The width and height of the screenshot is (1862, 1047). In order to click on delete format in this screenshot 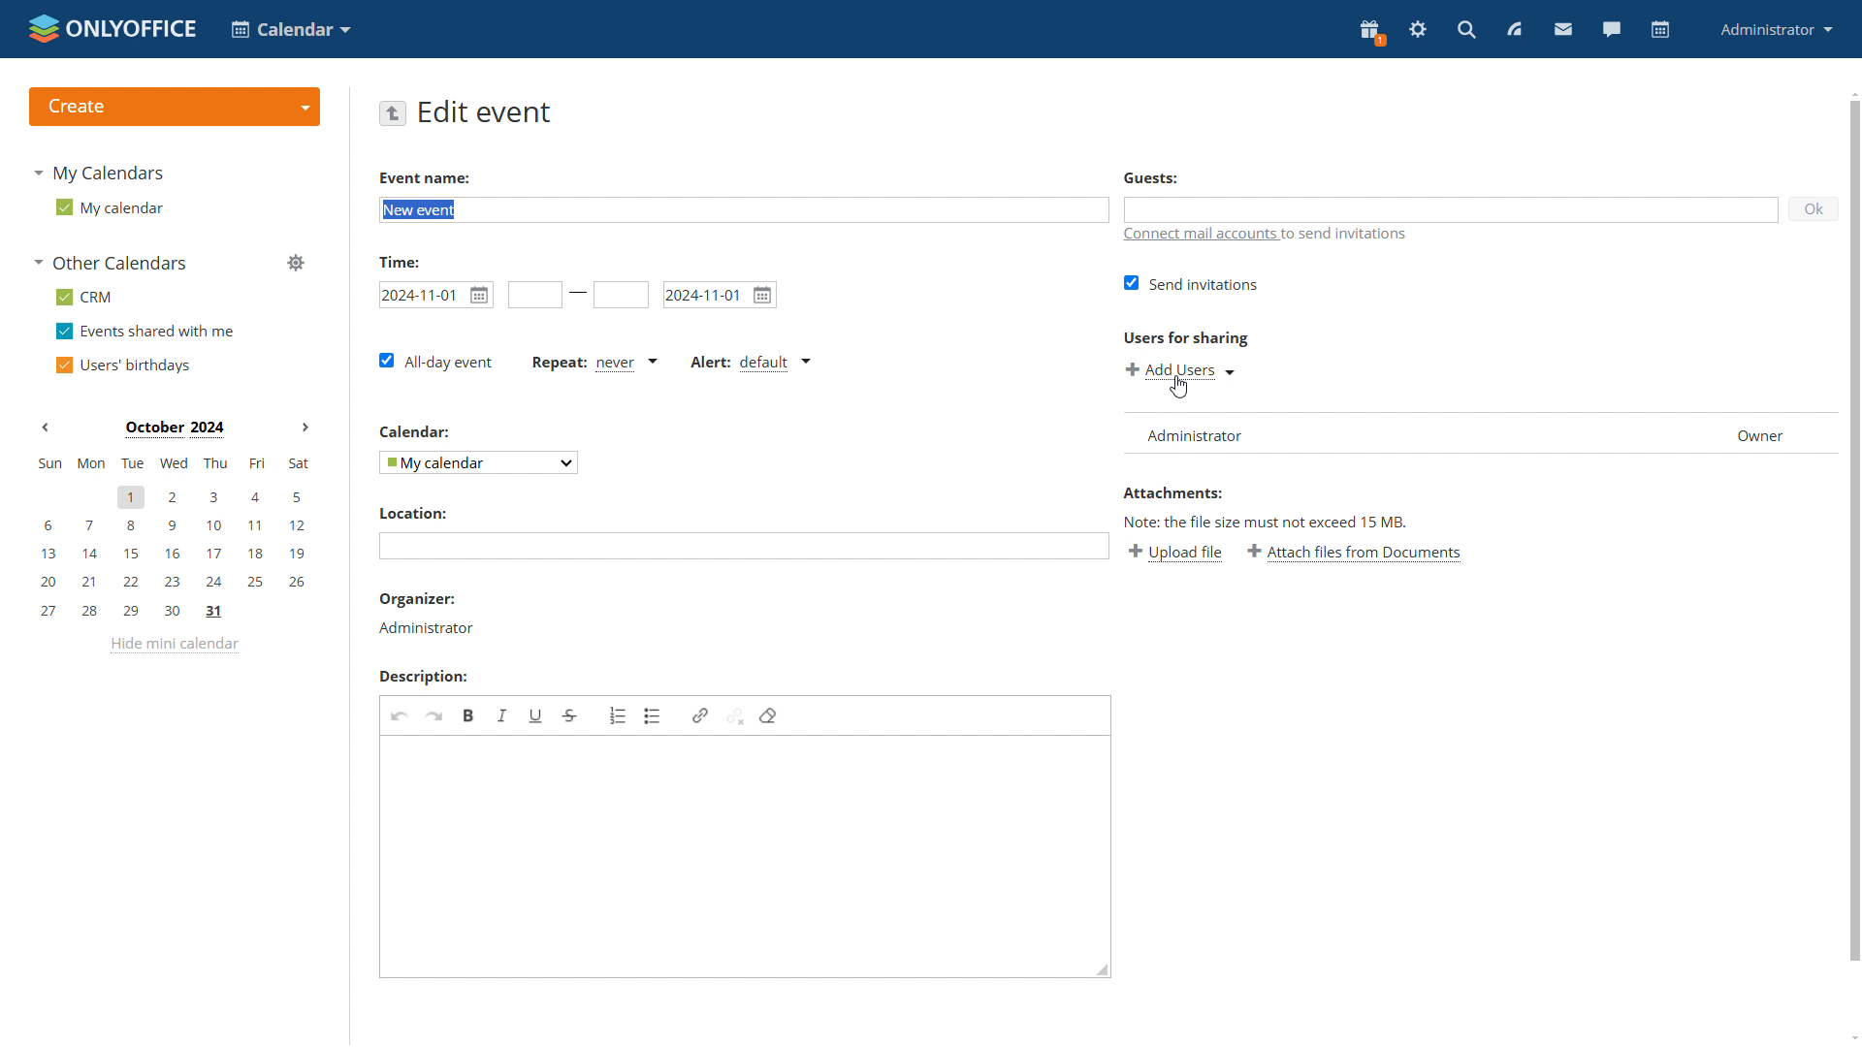, I will do `click(768, 715)`.